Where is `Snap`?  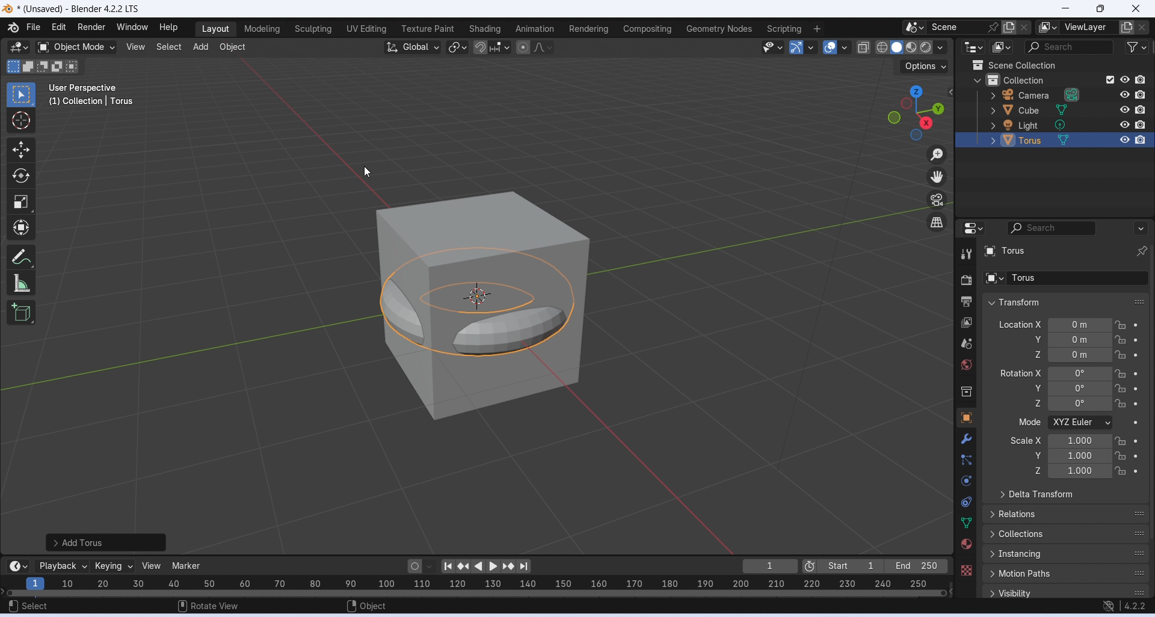
Snap is located at coordinates (481, 48).